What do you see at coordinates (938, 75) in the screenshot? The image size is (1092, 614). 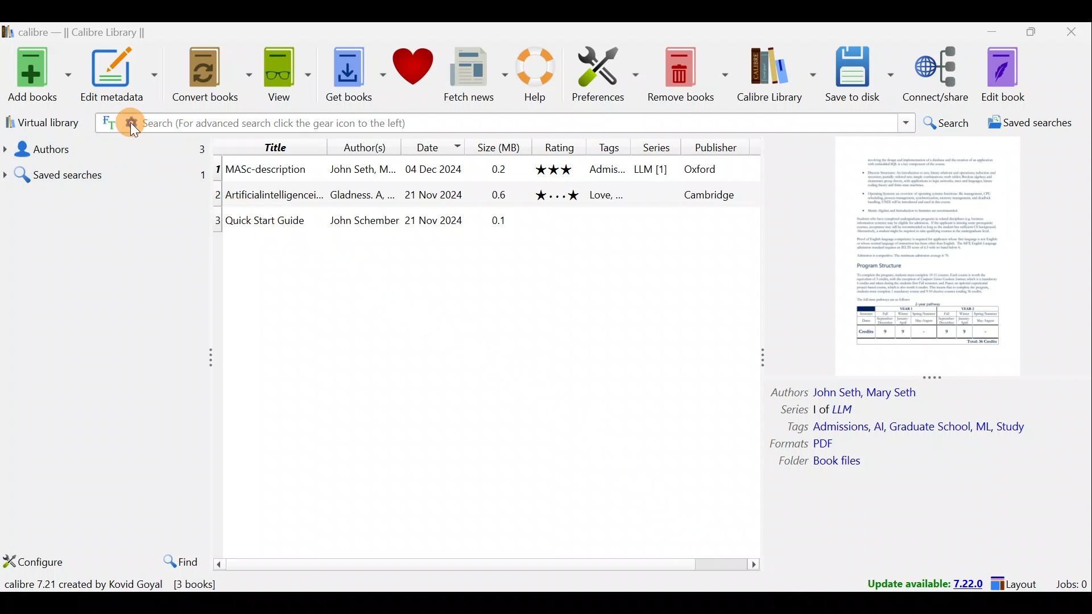 I see `Connect/share` at bounding box center [938, 75].